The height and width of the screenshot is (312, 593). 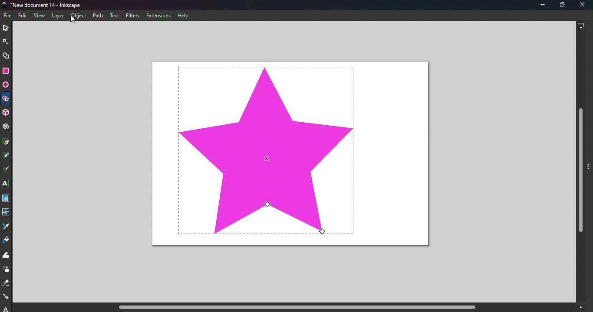 I want to click on Mesh tool, so click(x=7, y=214).